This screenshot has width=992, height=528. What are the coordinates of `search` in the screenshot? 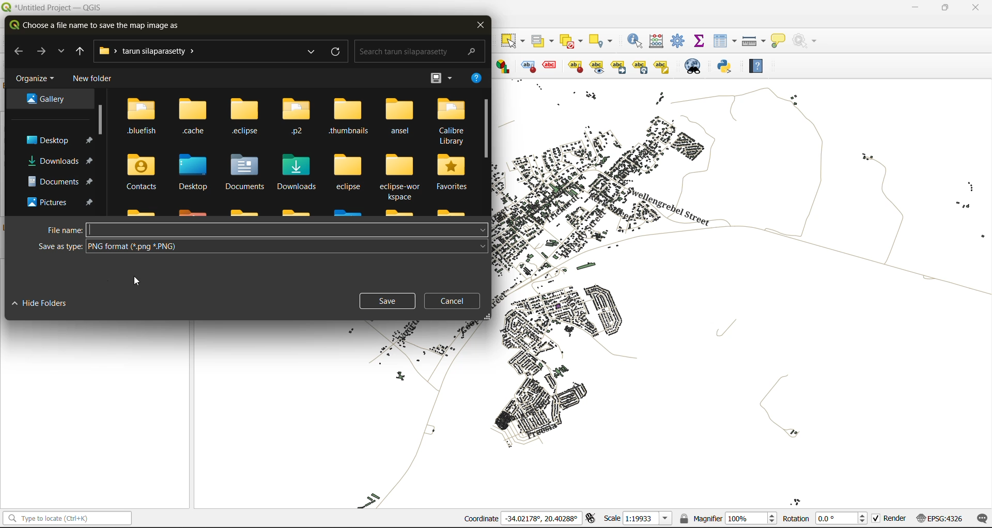 It's located at (416, 50).